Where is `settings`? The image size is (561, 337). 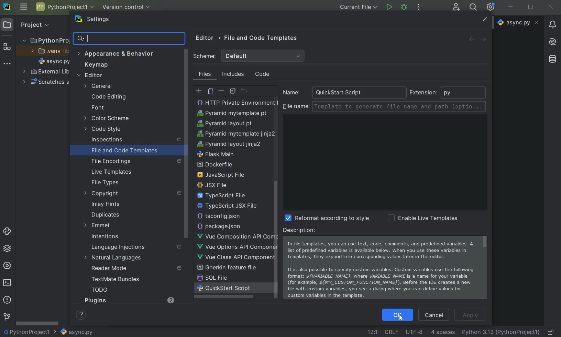
settings is located at coordinates (101, 19).